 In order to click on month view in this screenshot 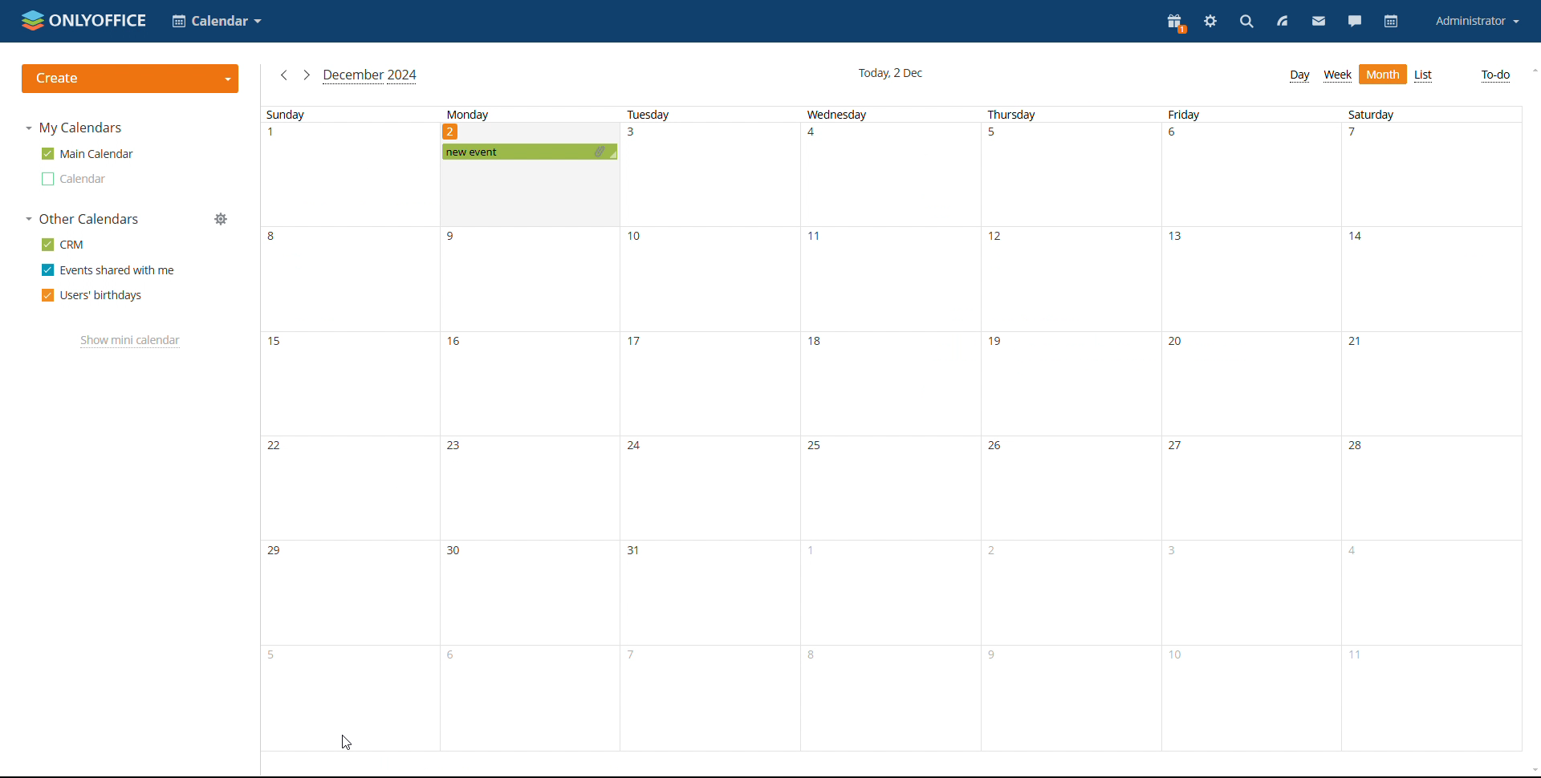, I will do `click(1383, 75)`.